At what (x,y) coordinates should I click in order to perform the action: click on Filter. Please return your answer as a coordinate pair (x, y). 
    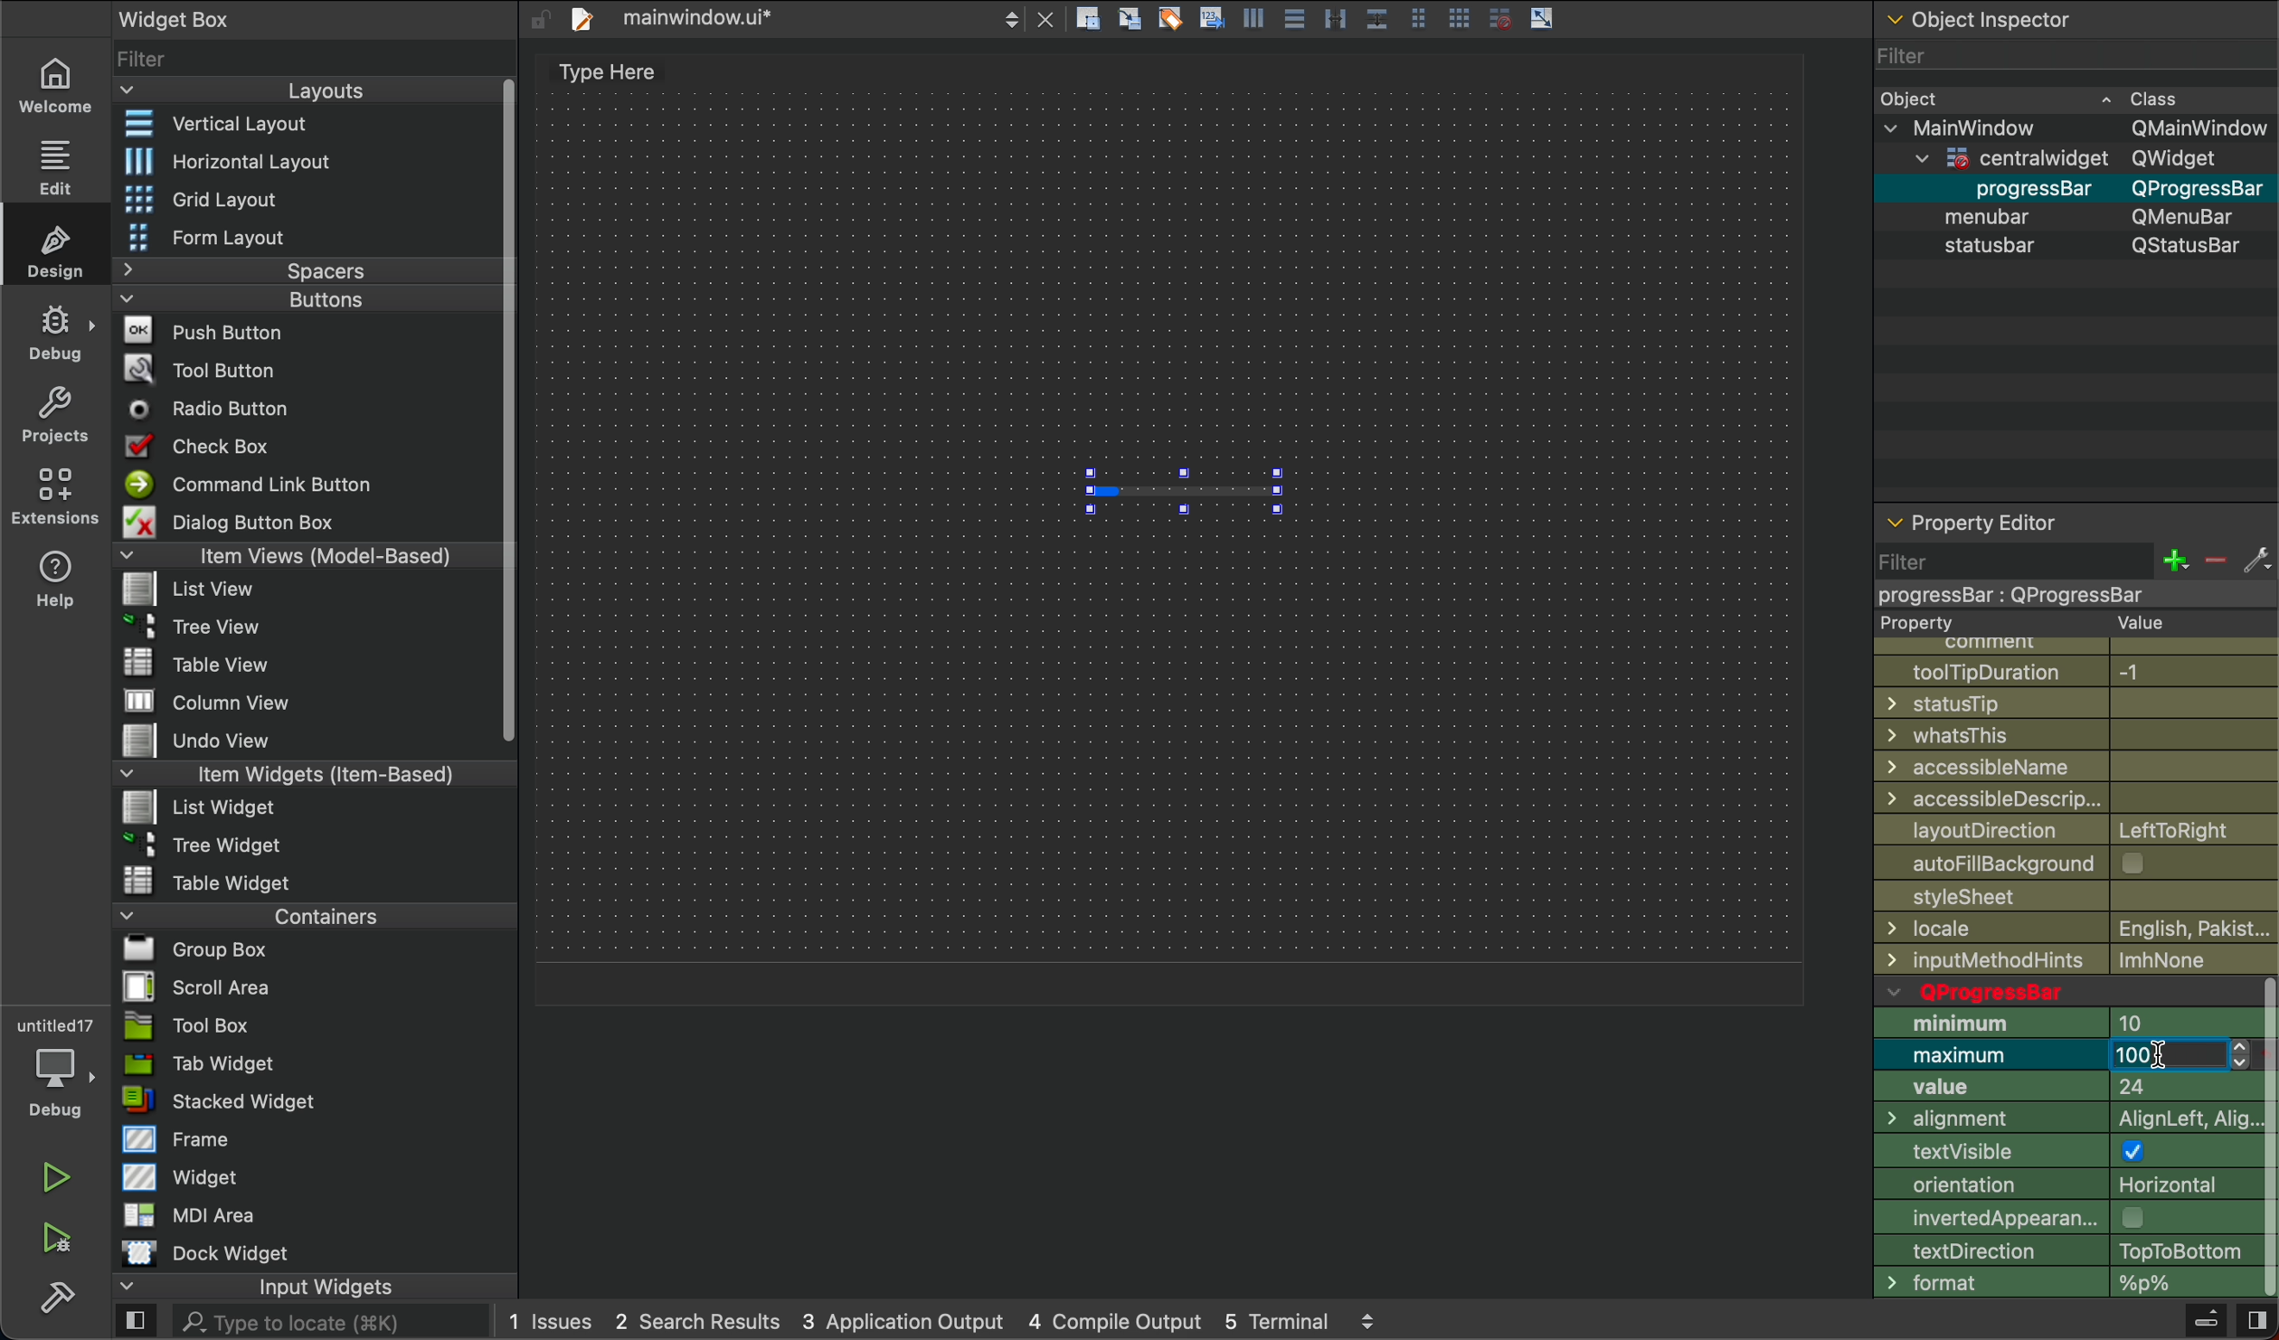
    Looking at the image, I should click on (2072, 54).